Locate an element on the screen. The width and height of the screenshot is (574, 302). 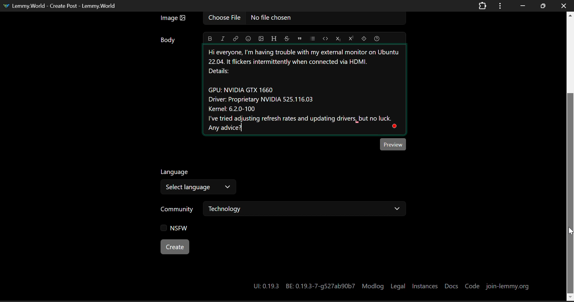
Formatting Help is located at coordinates (377, 38).